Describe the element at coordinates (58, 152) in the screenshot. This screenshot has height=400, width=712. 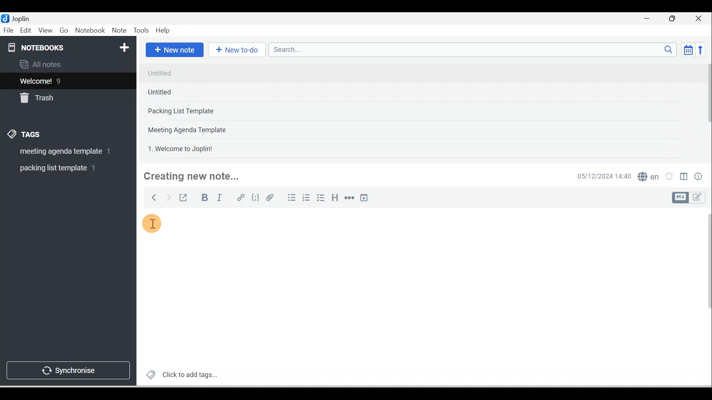
I see `Tag 1` at that location.